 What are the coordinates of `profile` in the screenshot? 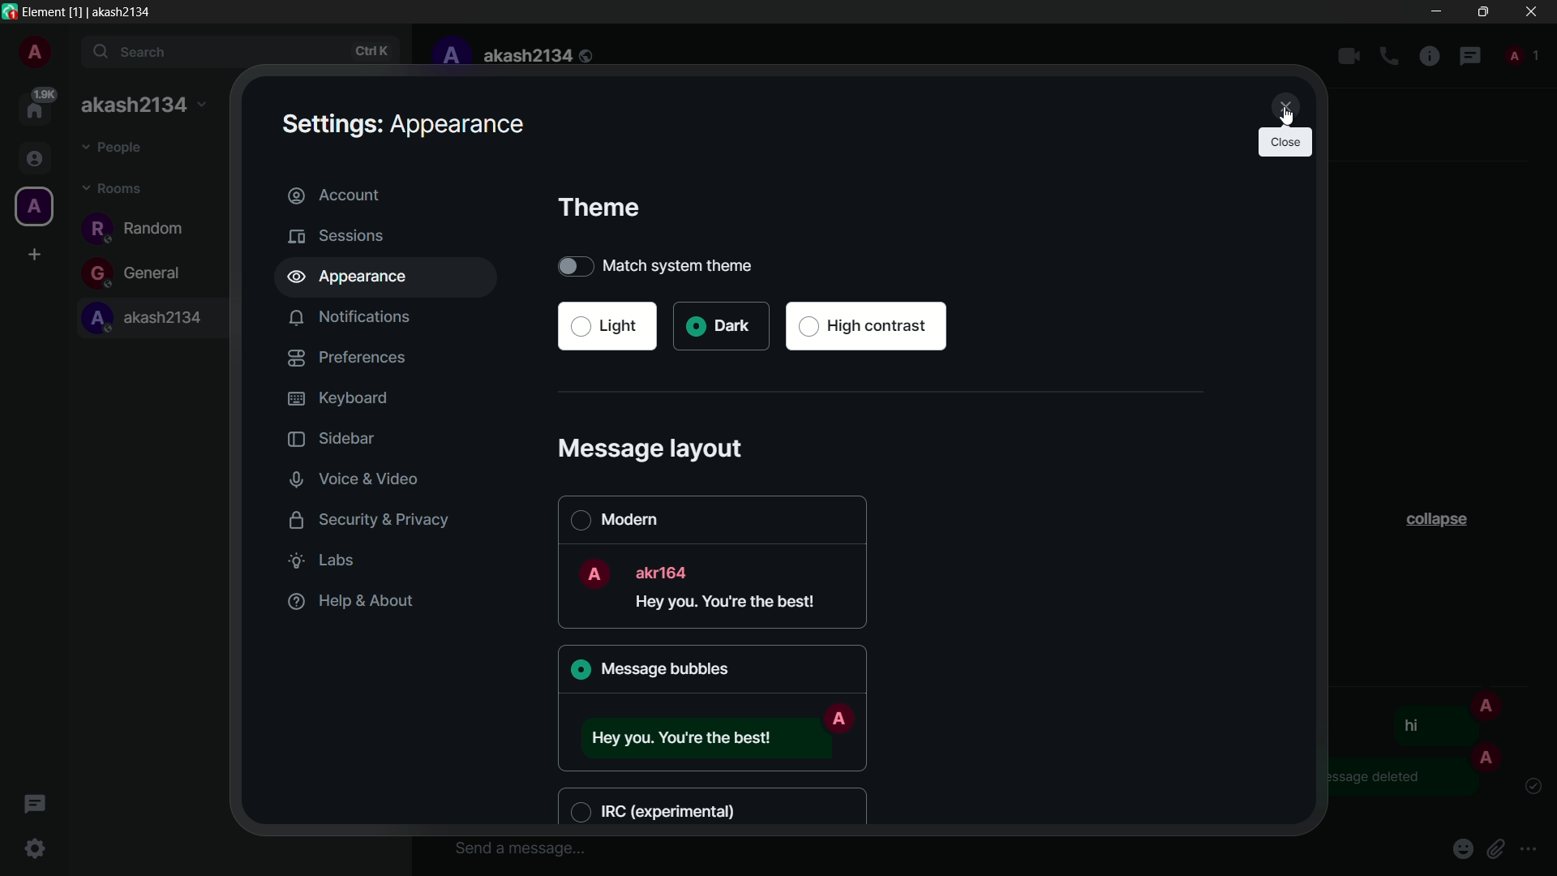 It's located at (34, 54).